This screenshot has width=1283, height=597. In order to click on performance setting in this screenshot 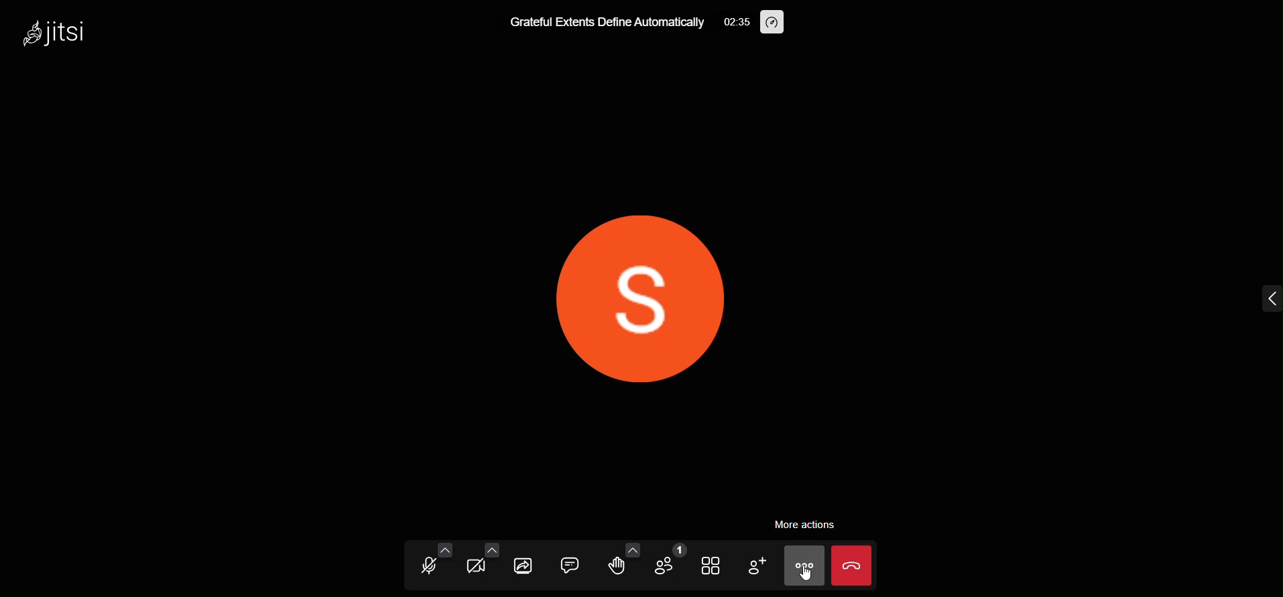, I will do `click(776, 23)`.